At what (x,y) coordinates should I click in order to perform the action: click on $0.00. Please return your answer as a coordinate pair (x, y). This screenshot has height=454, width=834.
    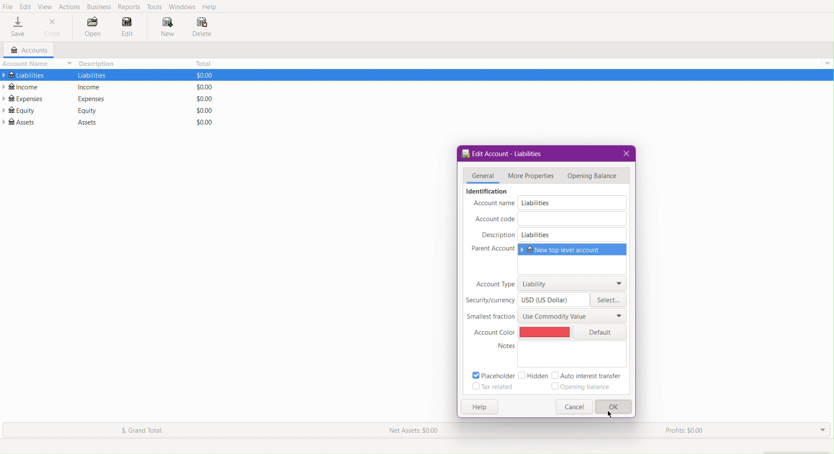
    Looking at the image, I should click on (200, 75).